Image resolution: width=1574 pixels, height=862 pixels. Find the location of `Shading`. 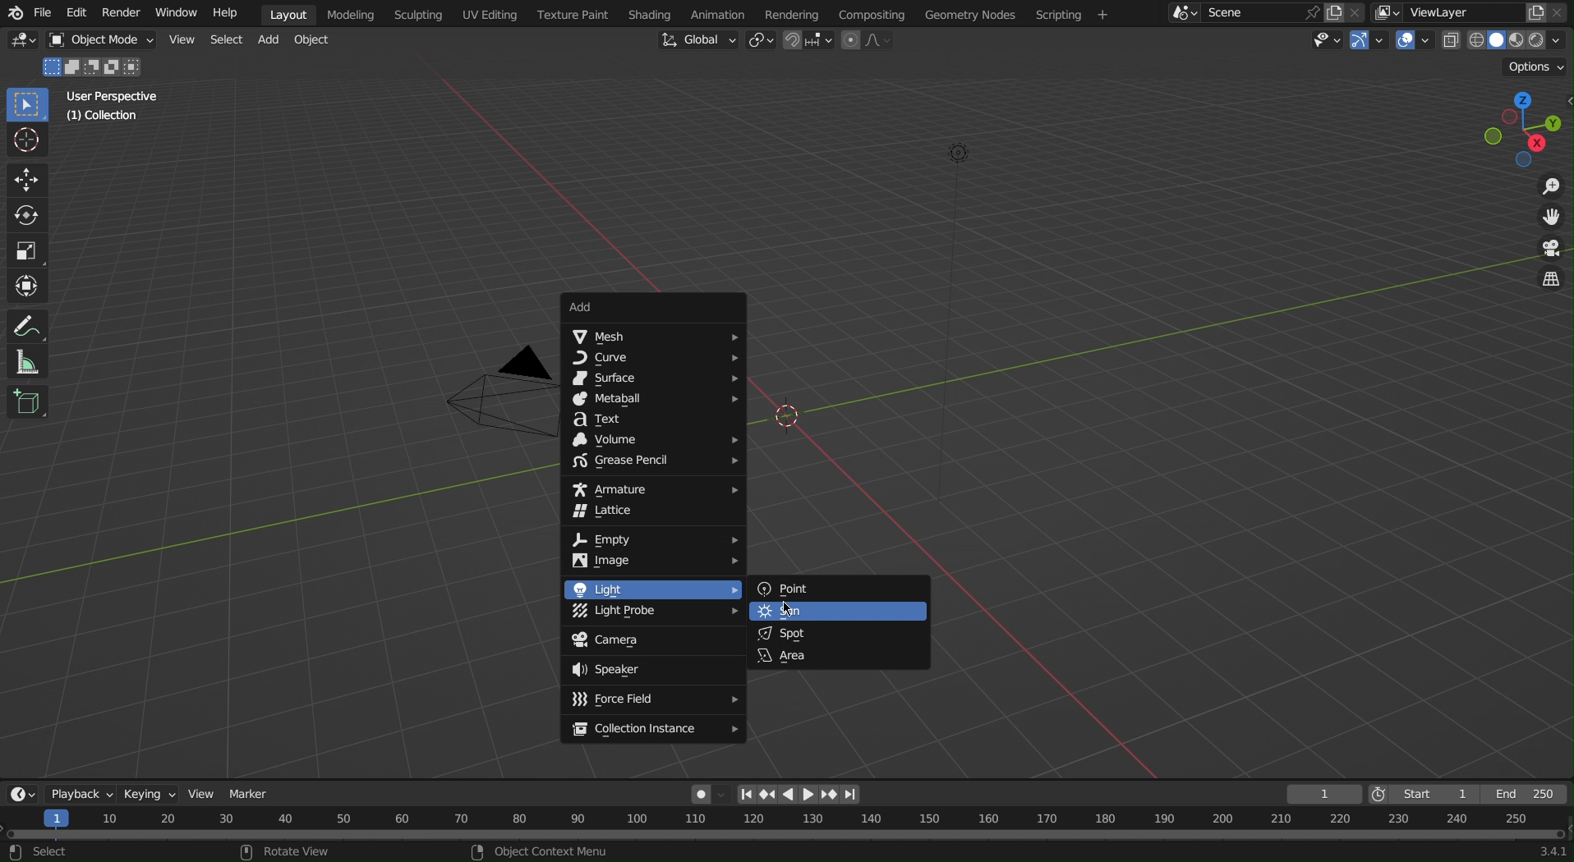

Shading is located at coordinates (649, 13).